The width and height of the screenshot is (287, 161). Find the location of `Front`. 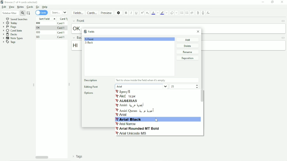

Front is located at coordinates (78, 21).